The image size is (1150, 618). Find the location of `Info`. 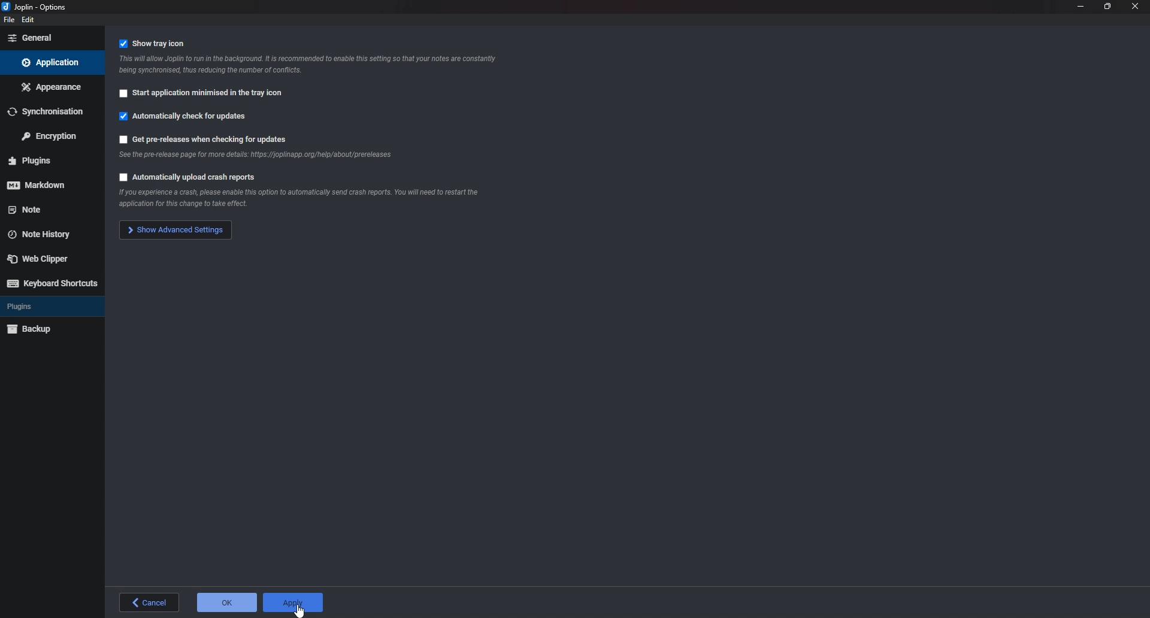

Info is located at coordinates (255, 158).